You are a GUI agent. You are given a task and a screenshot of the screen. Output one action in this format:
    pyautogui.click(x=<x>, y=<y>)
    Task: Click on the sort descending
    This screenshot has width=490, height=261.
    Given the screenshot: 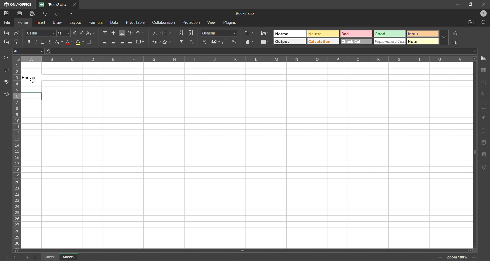 What is the action you would take?
    pyautogui.click(x=192, y=33)
    